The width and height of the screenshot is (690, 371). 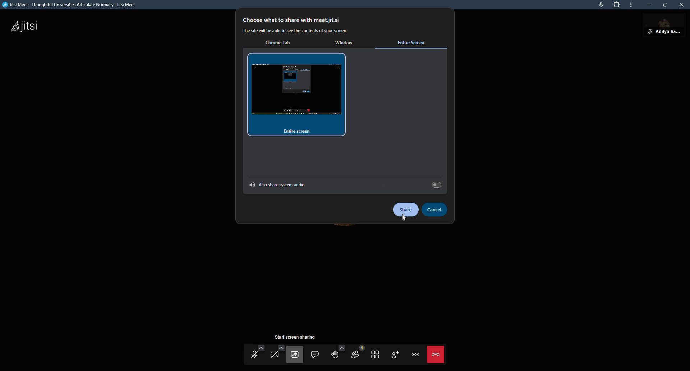 What do you see at coordinates (25, 27) in the screenshot?
I see `jitsi` at bounding box center [25, 27].